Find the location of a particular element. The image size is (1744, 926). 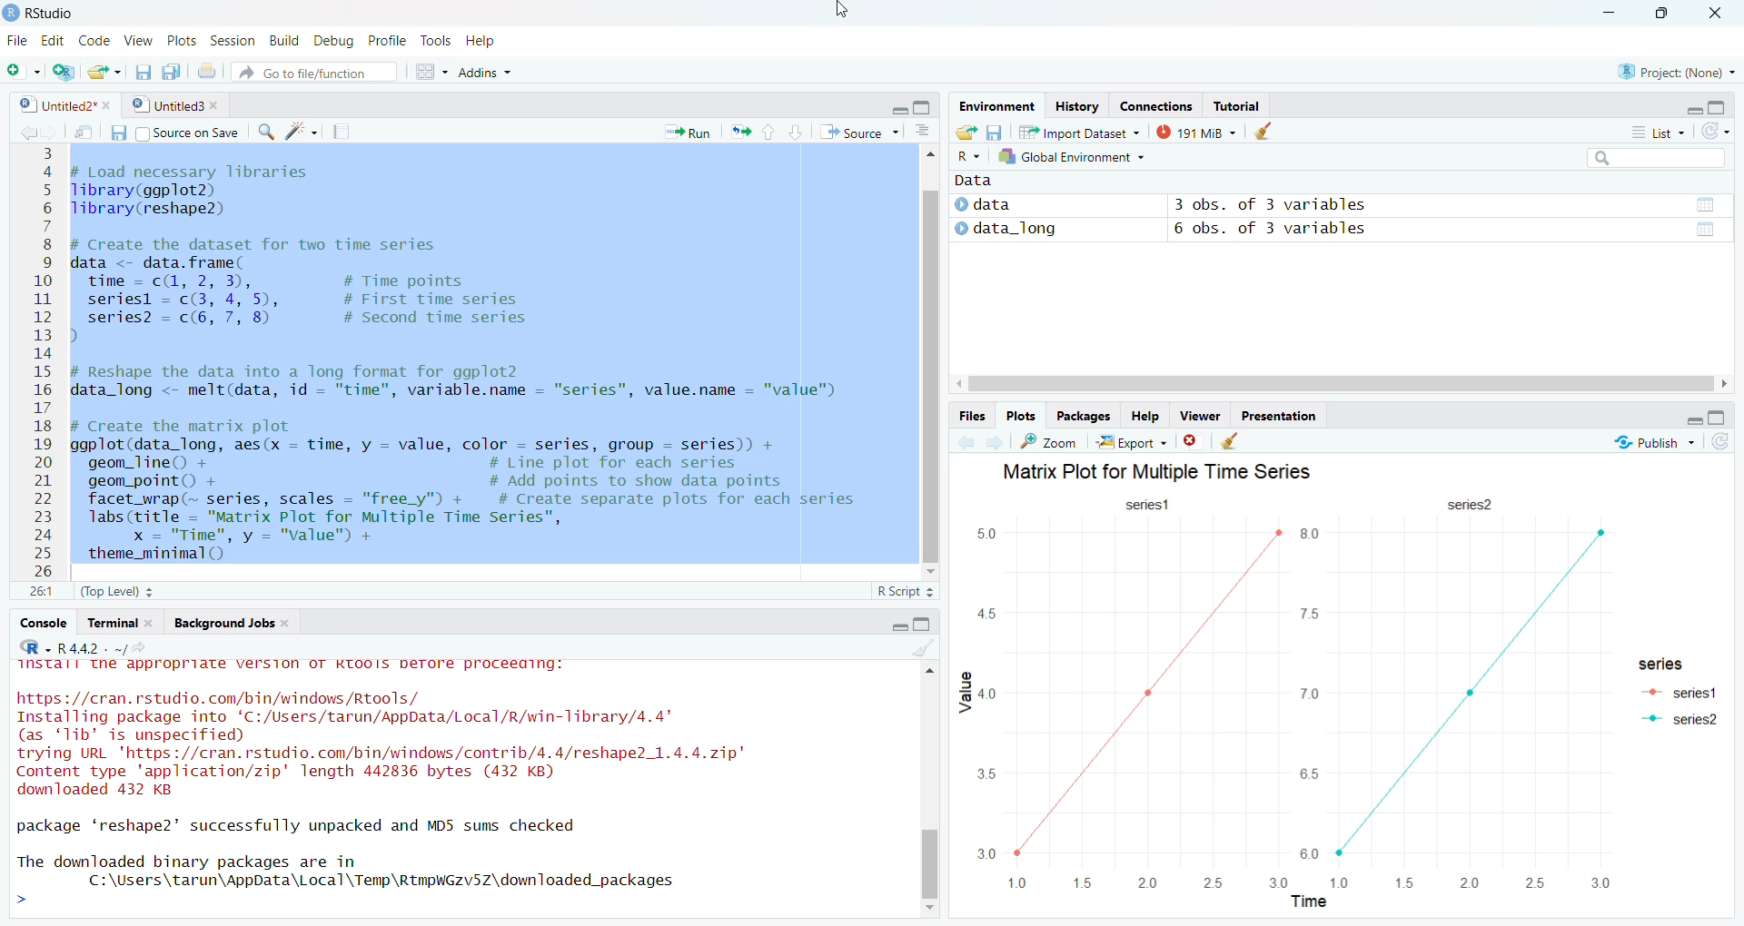

open an existing file is located at coordinates (105, 70).